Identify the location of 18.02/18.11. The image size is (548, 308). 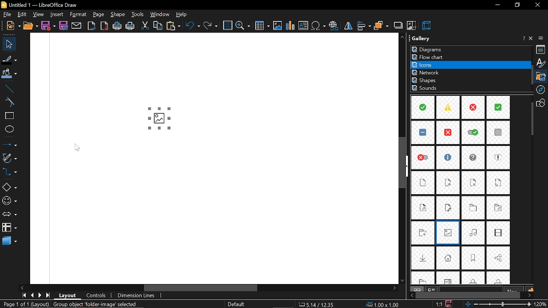
(319, 305).